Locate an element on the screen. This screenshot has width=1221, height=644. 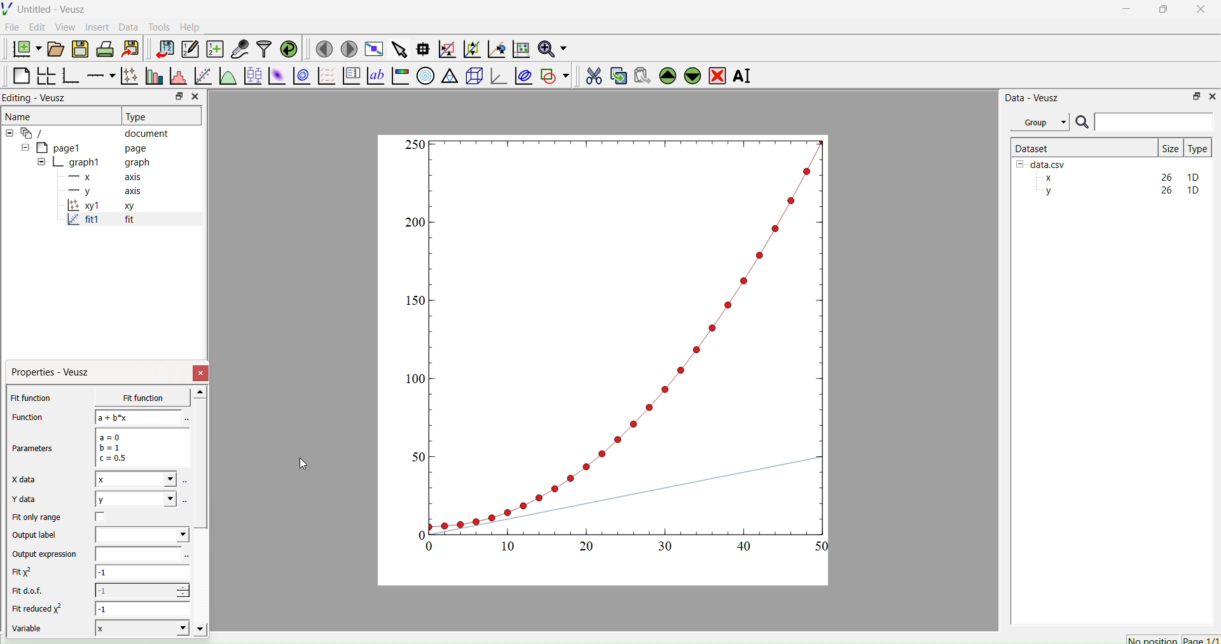
Help is located at coordinates (188, 27).